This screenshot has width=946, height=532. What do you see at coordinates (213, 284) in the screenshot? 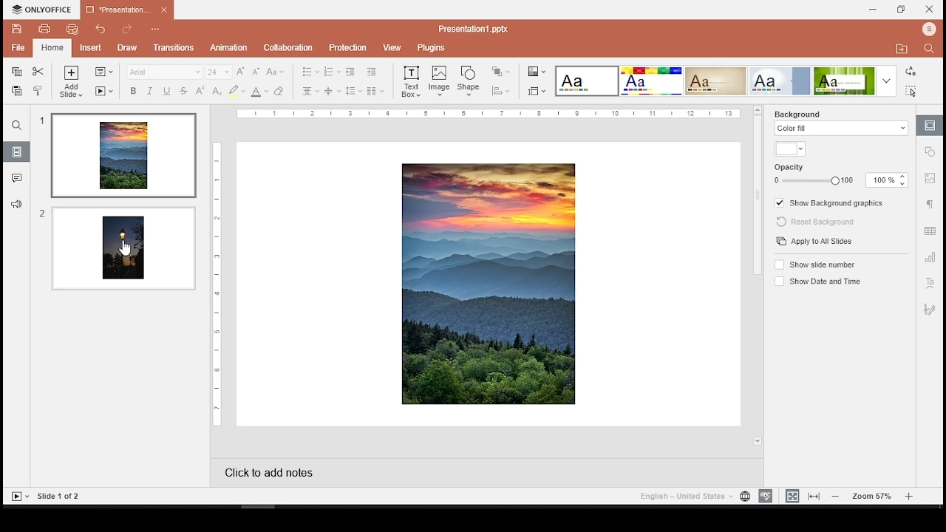
I see `ruler` at bounding box center [213, 284].